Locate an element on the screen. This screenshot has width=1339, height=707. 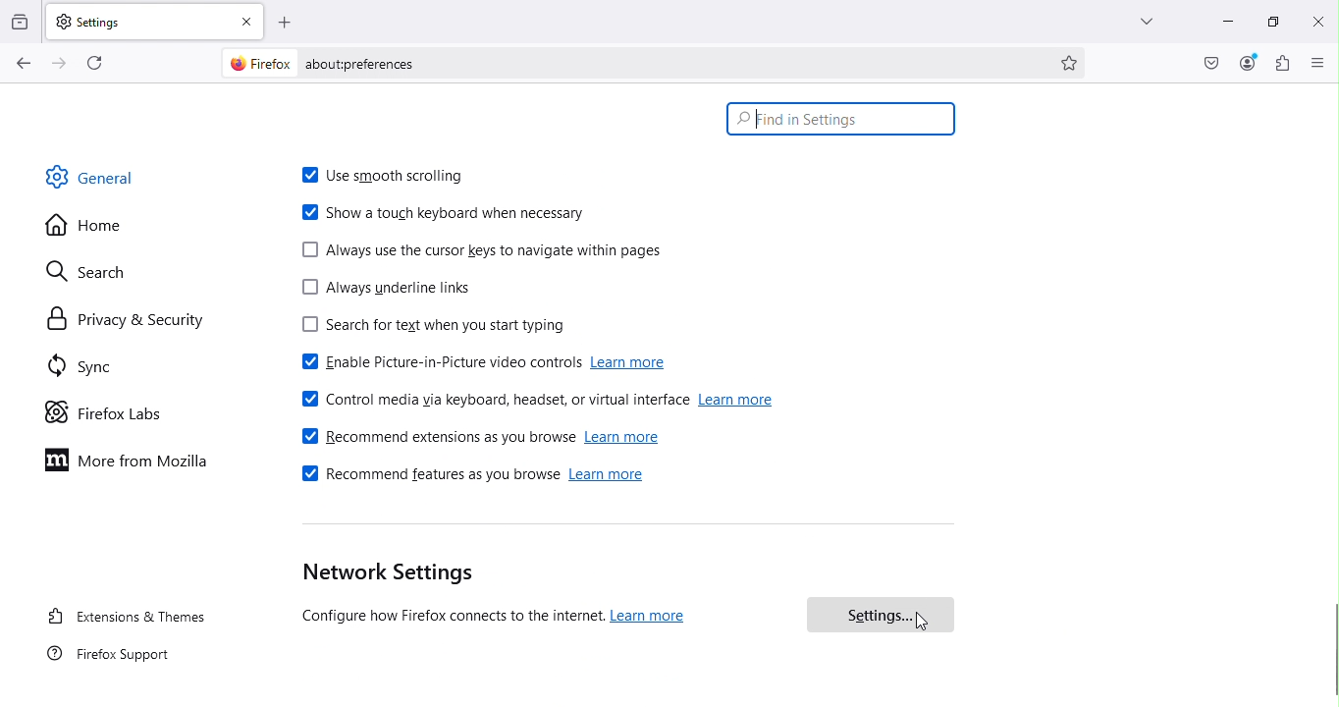
learn more is located at coordinates (623, 438).